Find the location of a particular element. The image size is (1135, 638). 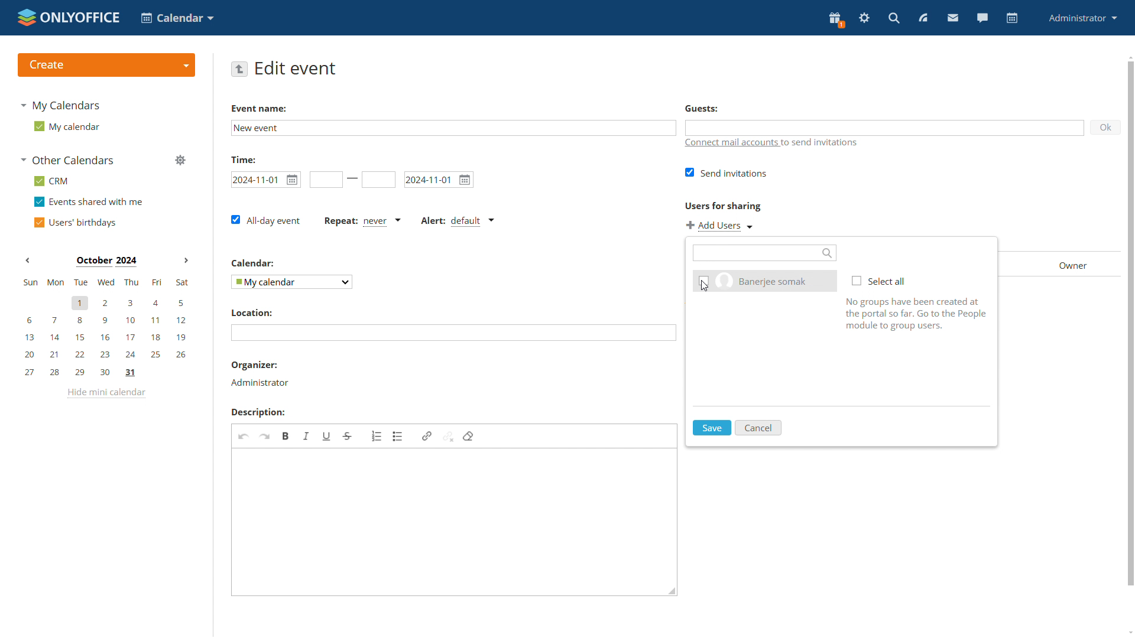

edit event is located at coordinates (297, 69).